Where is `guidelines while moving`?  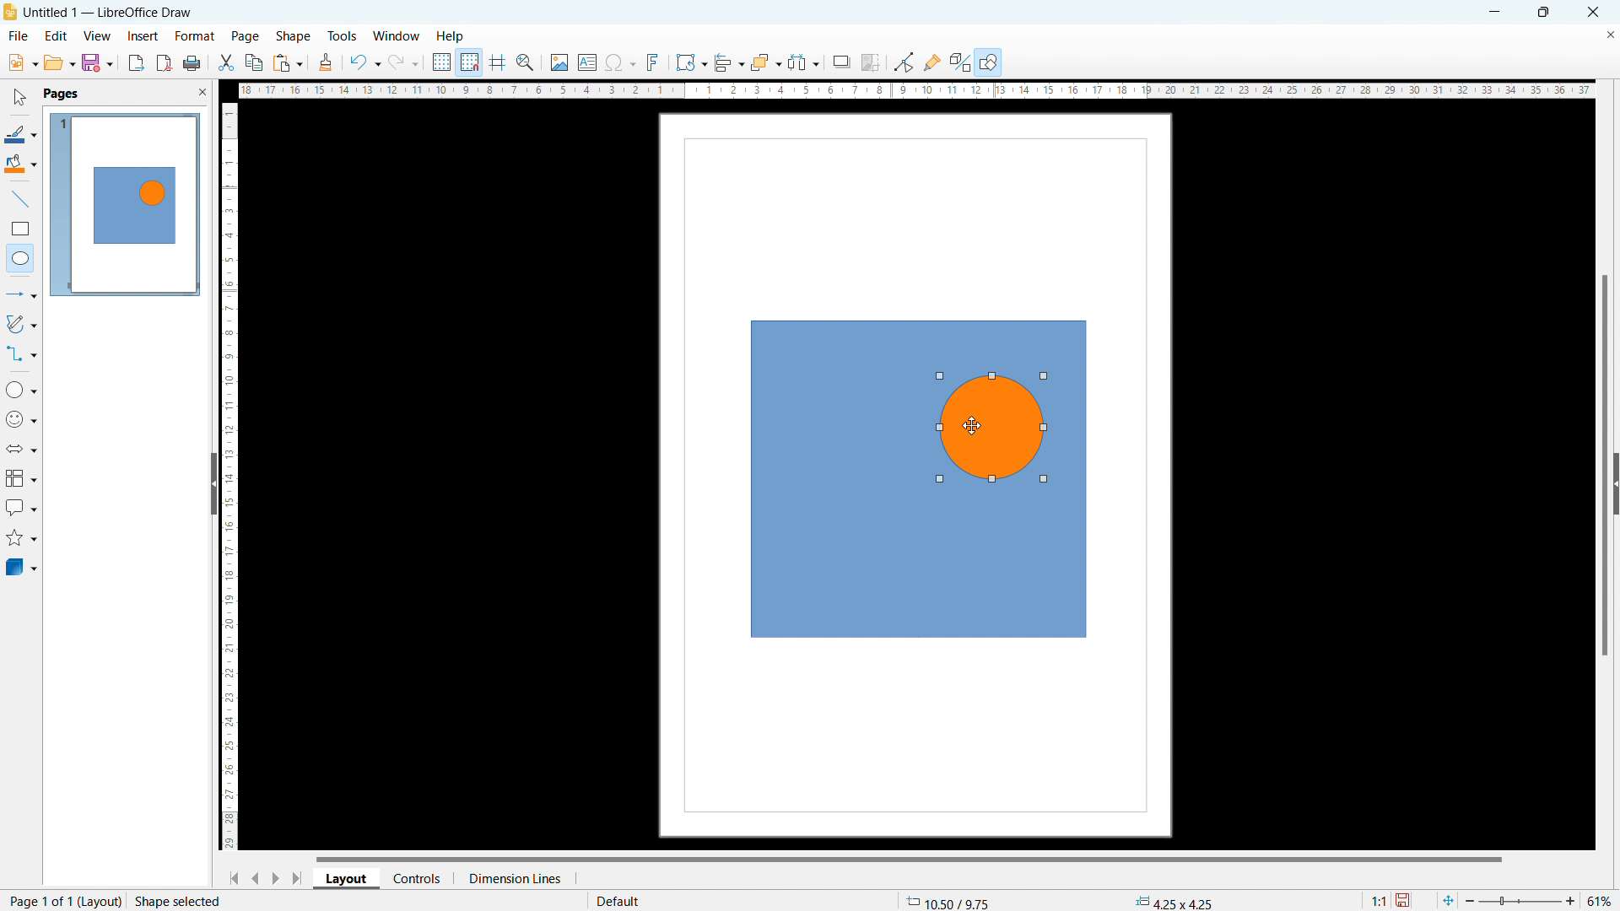
guidelines while moving is located at coordinates (498, 63).